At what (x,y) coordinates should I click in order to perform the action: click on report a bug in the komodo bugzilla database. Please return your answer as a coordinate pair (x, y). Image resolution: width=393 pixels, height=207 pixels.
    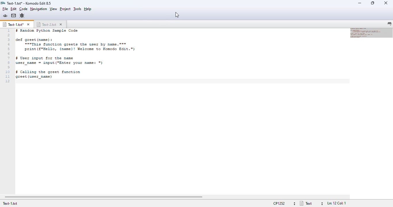
    Looking at the image, I should click on (22, 16).